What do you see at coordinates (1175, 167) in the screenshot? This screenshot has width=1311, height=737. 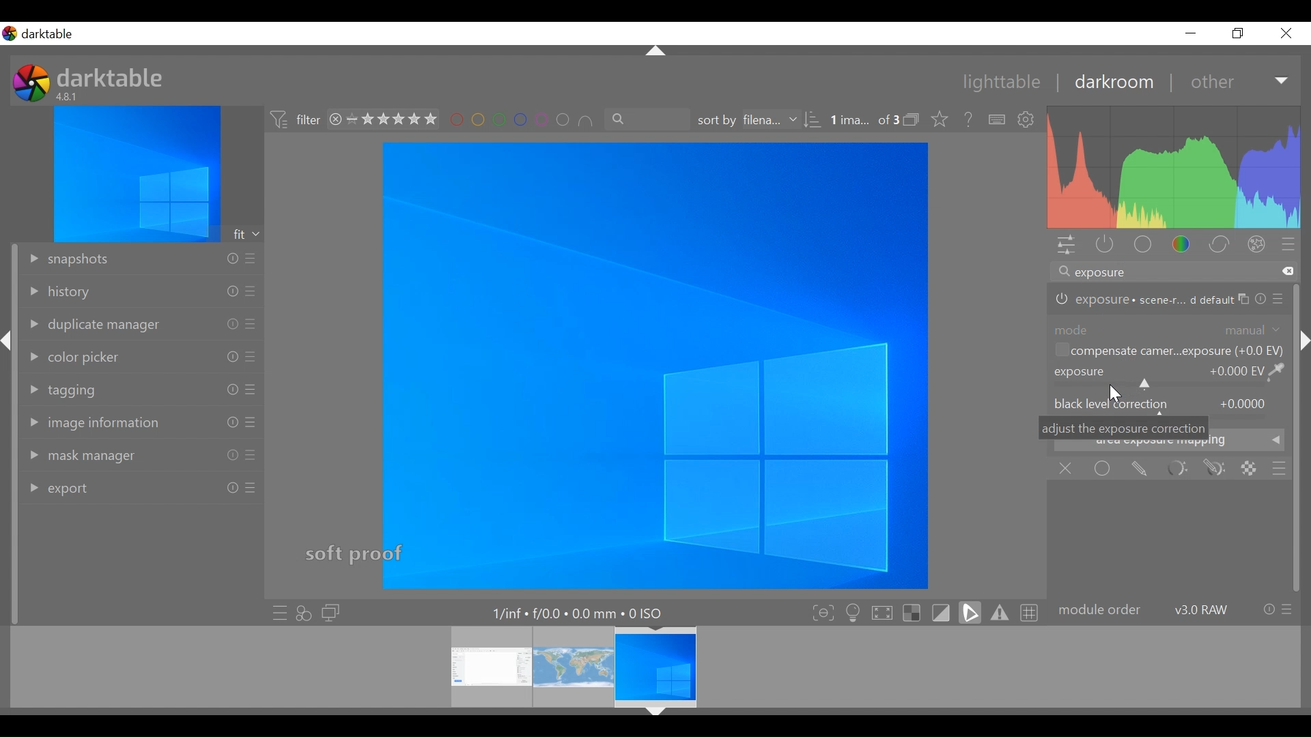 I see `histogram` at bounding box center [1175, 167].